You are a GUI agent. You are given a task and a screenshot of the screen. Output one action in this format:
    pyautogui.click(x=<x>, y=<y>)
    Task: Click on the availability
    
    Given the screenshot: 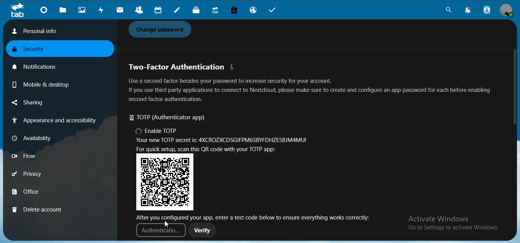 What is the action you would take?
    pyautogui.click(x=36, y=137)
    